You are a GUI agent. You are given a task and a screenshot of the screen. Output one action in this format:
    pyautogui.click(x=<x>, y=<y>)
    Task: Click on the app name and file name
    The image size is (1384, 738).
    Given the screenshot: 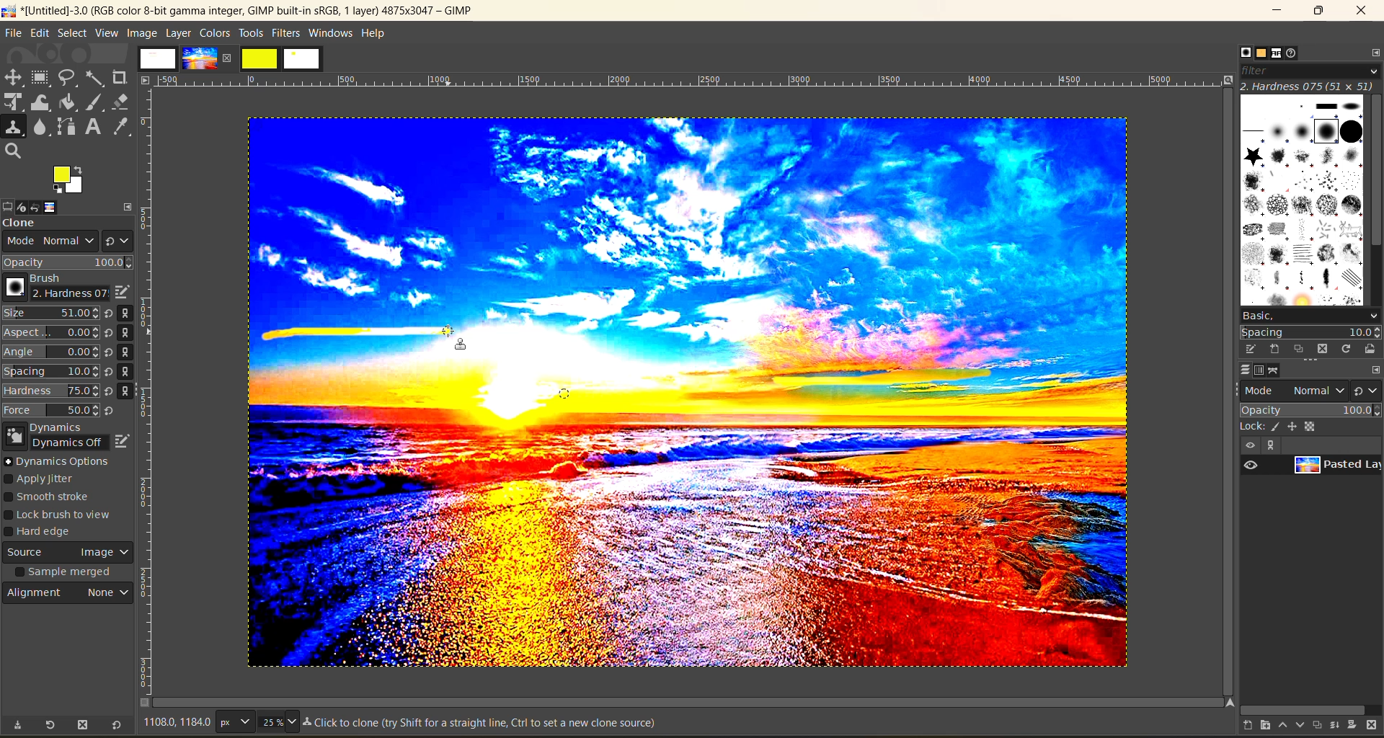 What is the action you would take?
    pyautogui.click(x=239, y=10)
    